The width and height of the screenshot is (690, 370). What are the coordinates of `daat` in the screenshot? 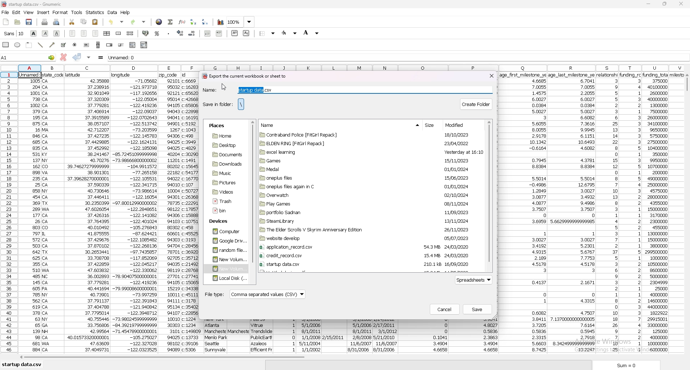 It's located at (239, 335).